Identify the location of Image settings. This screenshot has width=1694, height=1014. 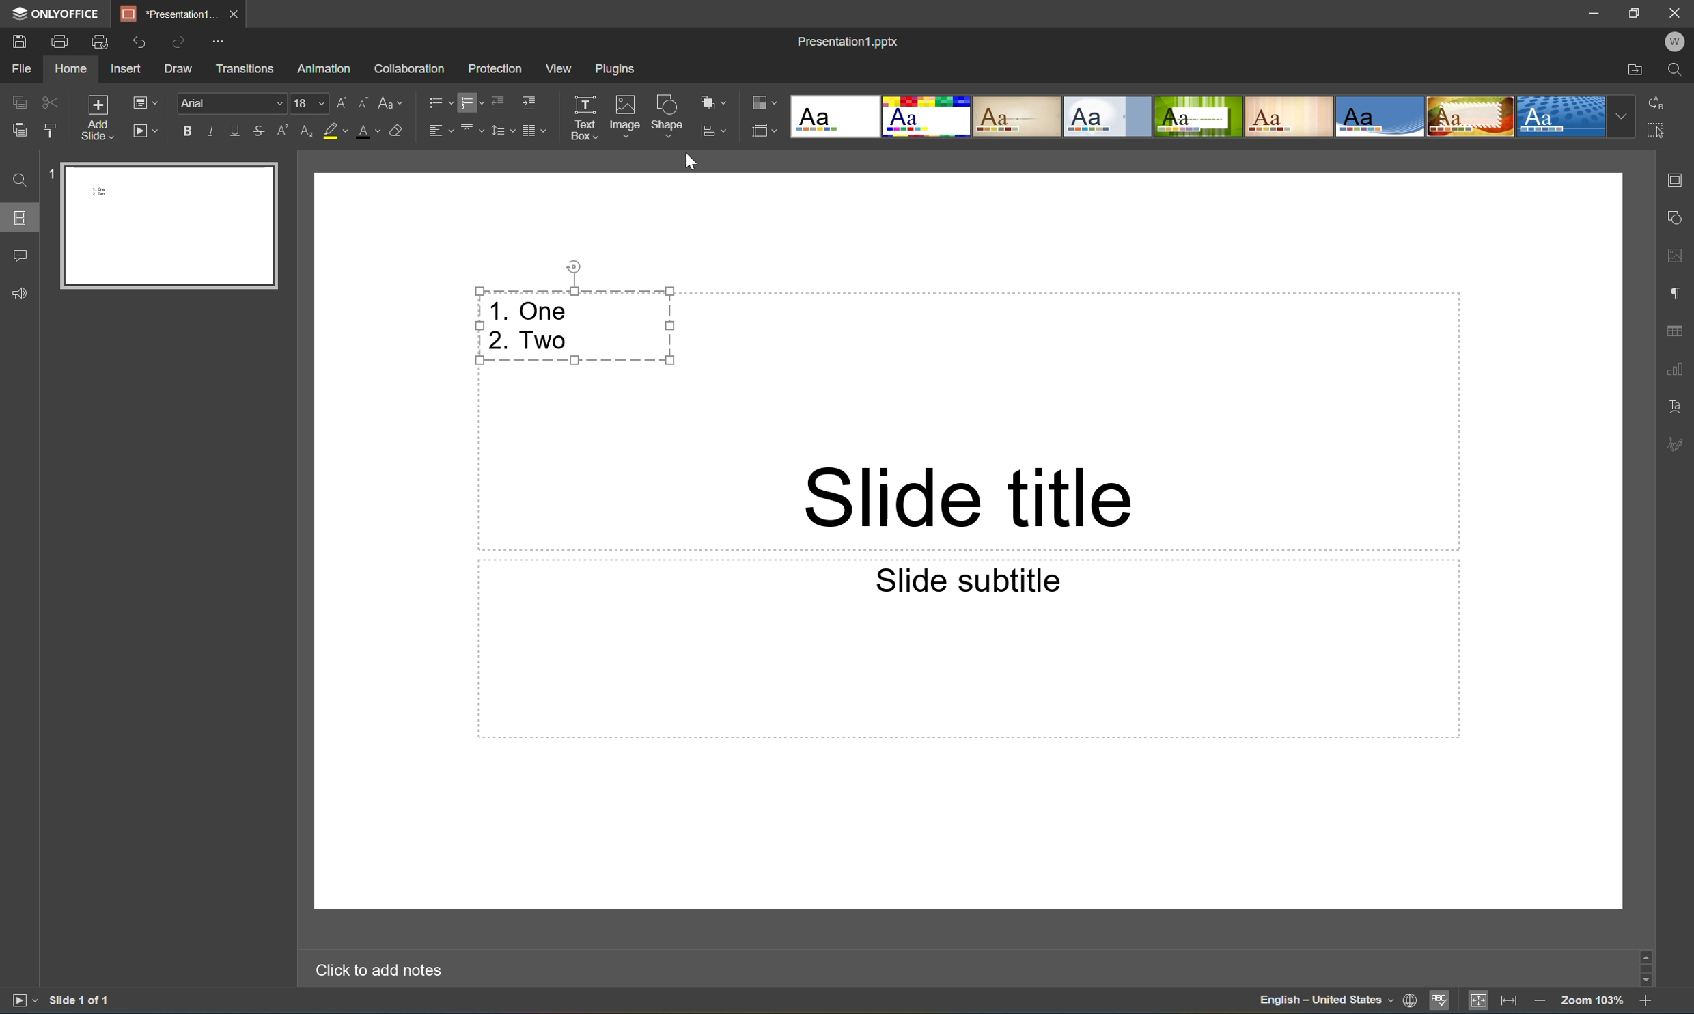
(1677, 257).